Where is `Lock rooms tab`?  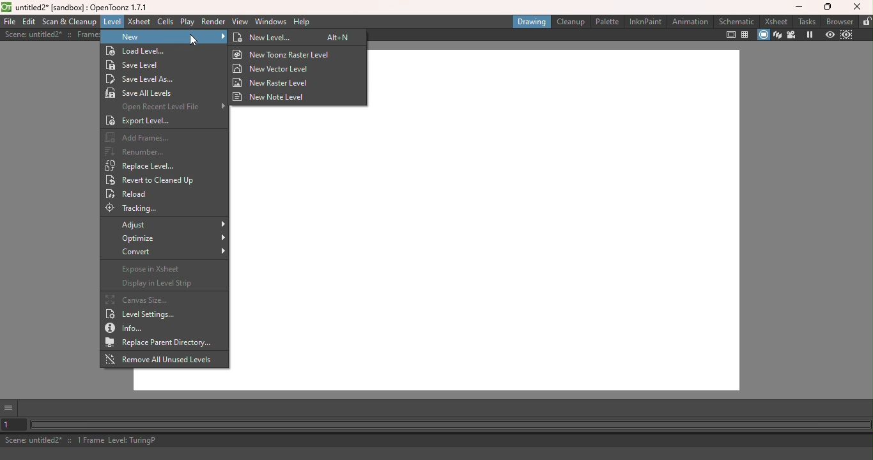 Lock rooms tab is located at coordinates (866, 22).